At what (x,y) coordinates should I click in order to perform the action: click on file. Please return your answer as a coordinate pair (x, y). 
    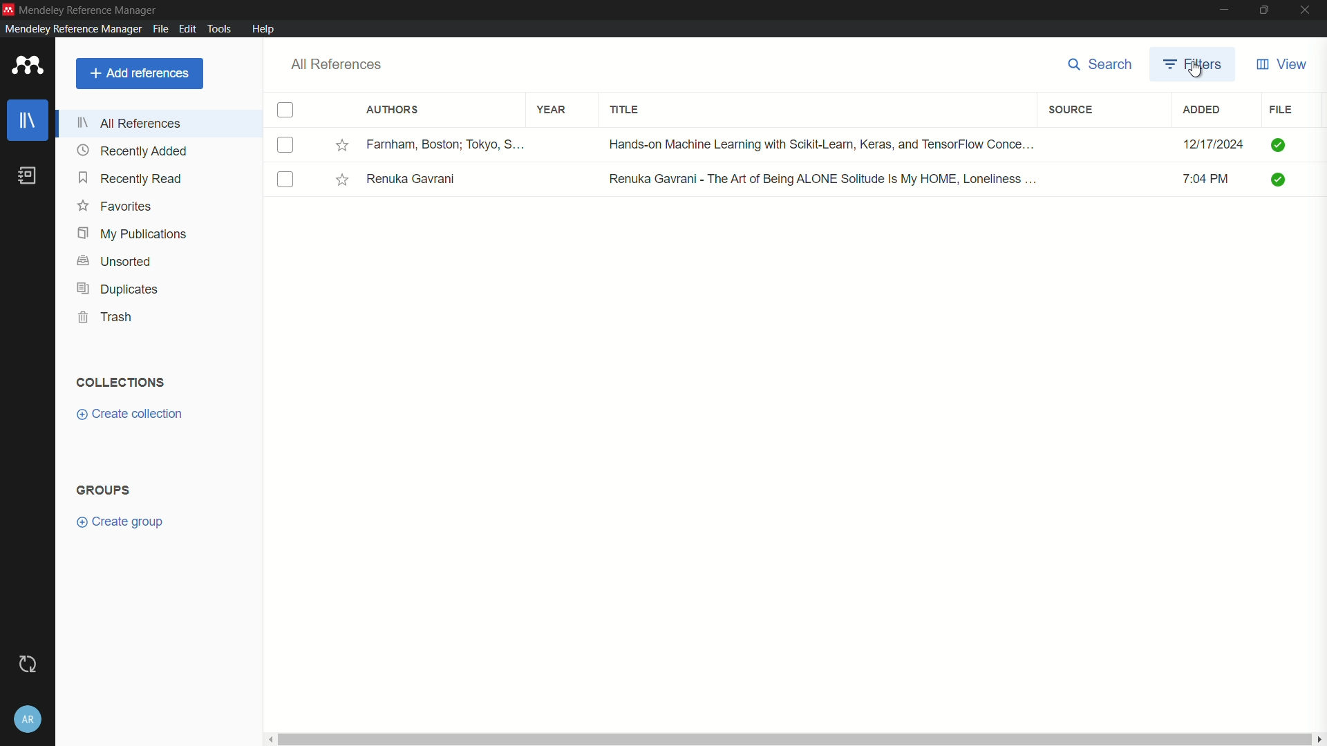
    Looking at the image, I should click on (1280, 111).